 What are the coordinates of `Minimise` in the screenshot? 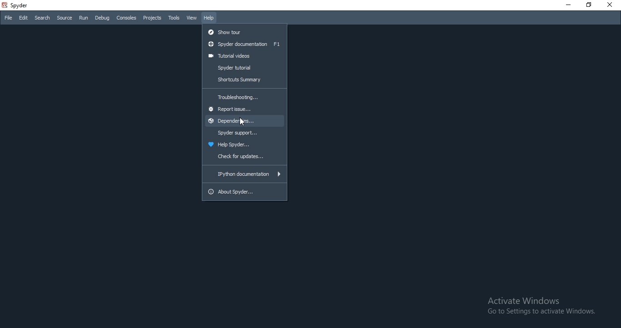 It's located at (567, 6).